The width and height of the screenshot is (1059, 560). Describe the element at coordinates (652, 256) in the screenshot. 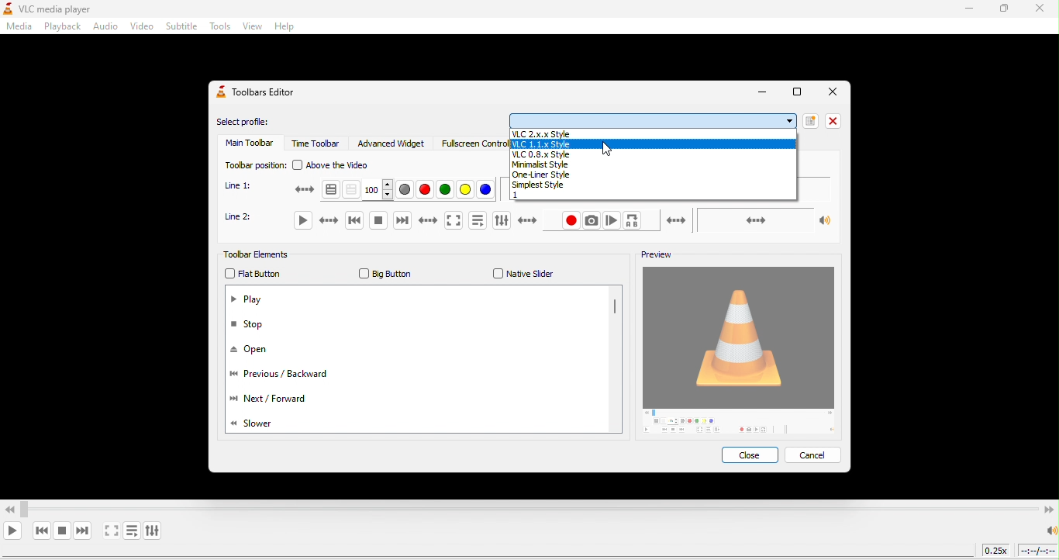

I see `preview` at that location.